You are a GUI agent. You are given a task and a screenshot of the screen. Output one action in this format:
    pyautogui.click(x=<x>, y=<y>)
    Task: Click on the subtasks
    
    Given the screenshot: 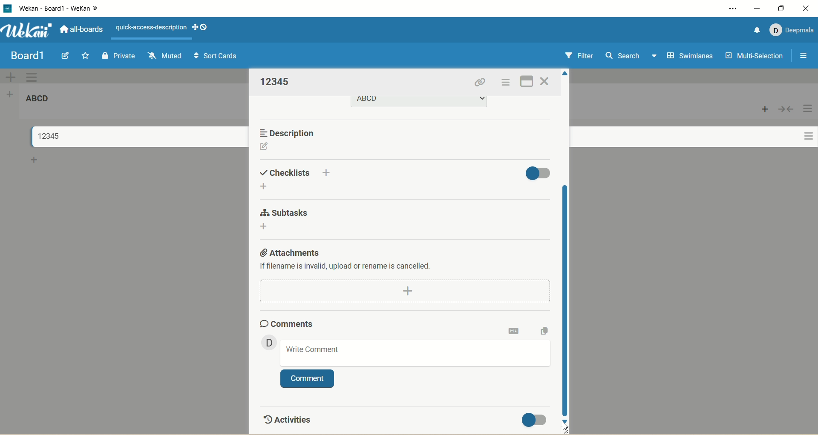 What is the action you would take?
    pyautogui.click(x=283, y=213)
    